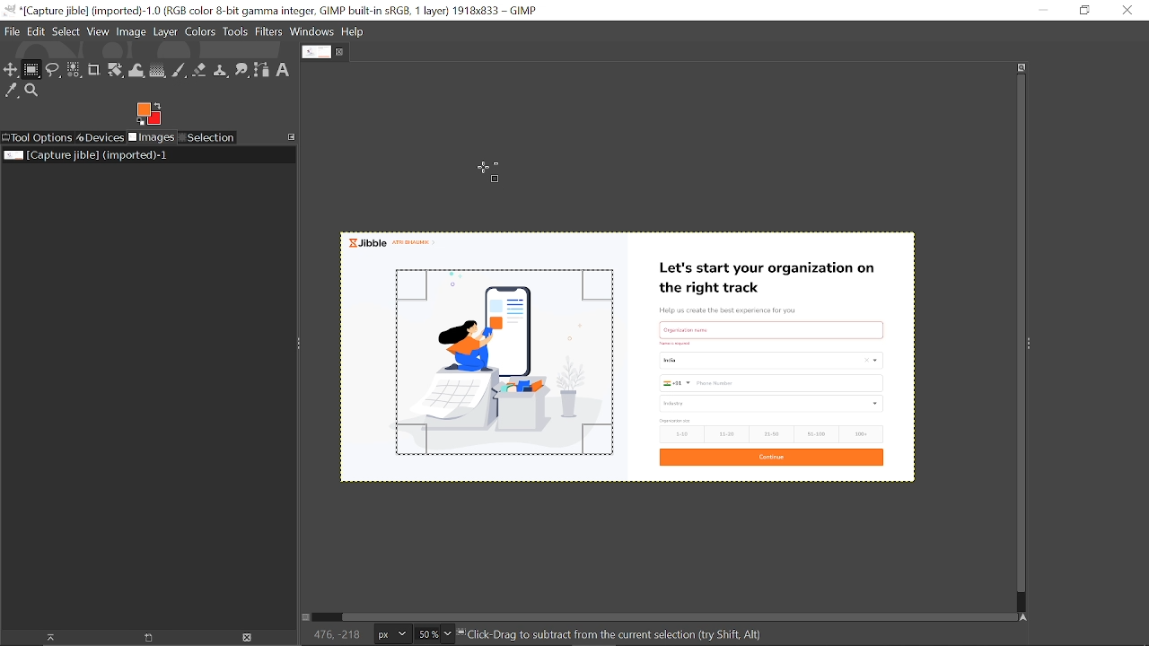  What do you see at coordinates (679, 434) in the screenshot?
I see `1-10` at bounding box center [679, 434].